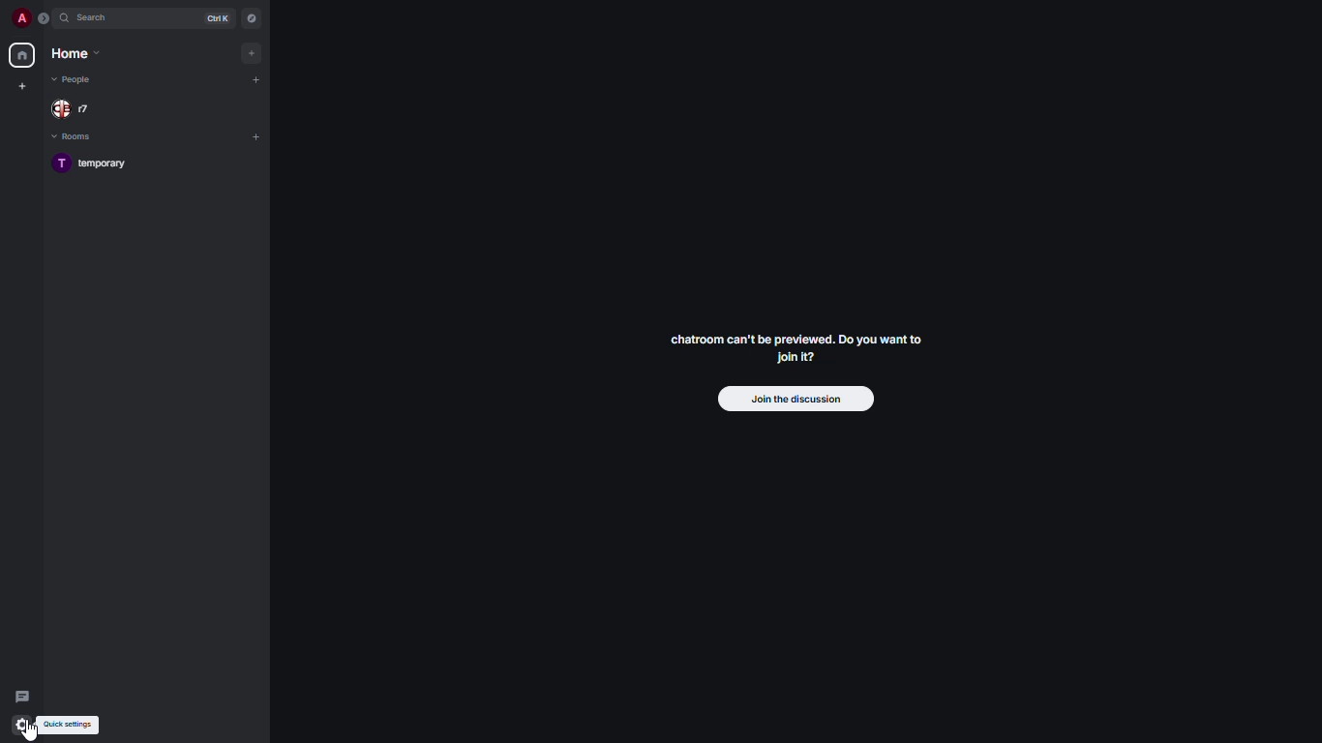 The width and height of the screenshot is (1322, 743). Describe the element at coordinates (797, 345) in the screenshot. I see `chatroom can't be previewed` at that location.